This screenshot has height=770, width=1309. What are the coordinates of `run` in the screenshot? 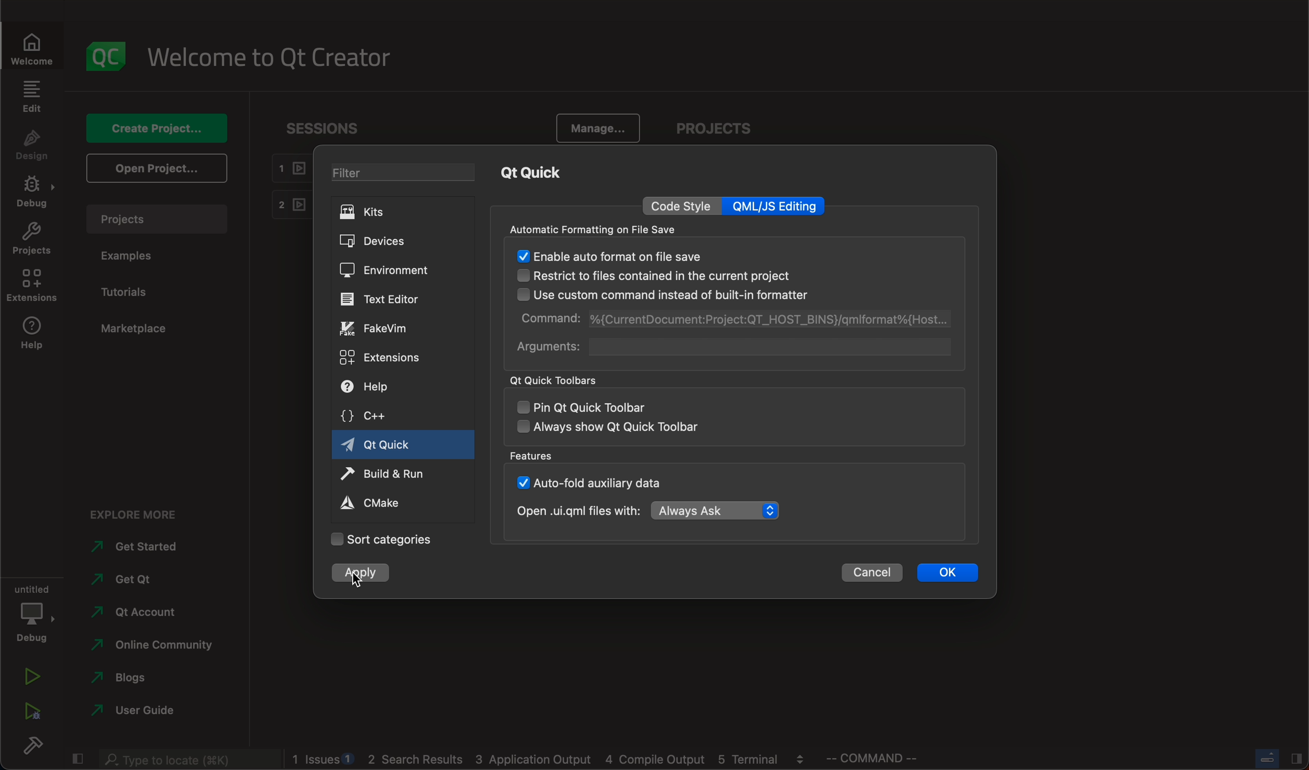 It's located at (383, 475).